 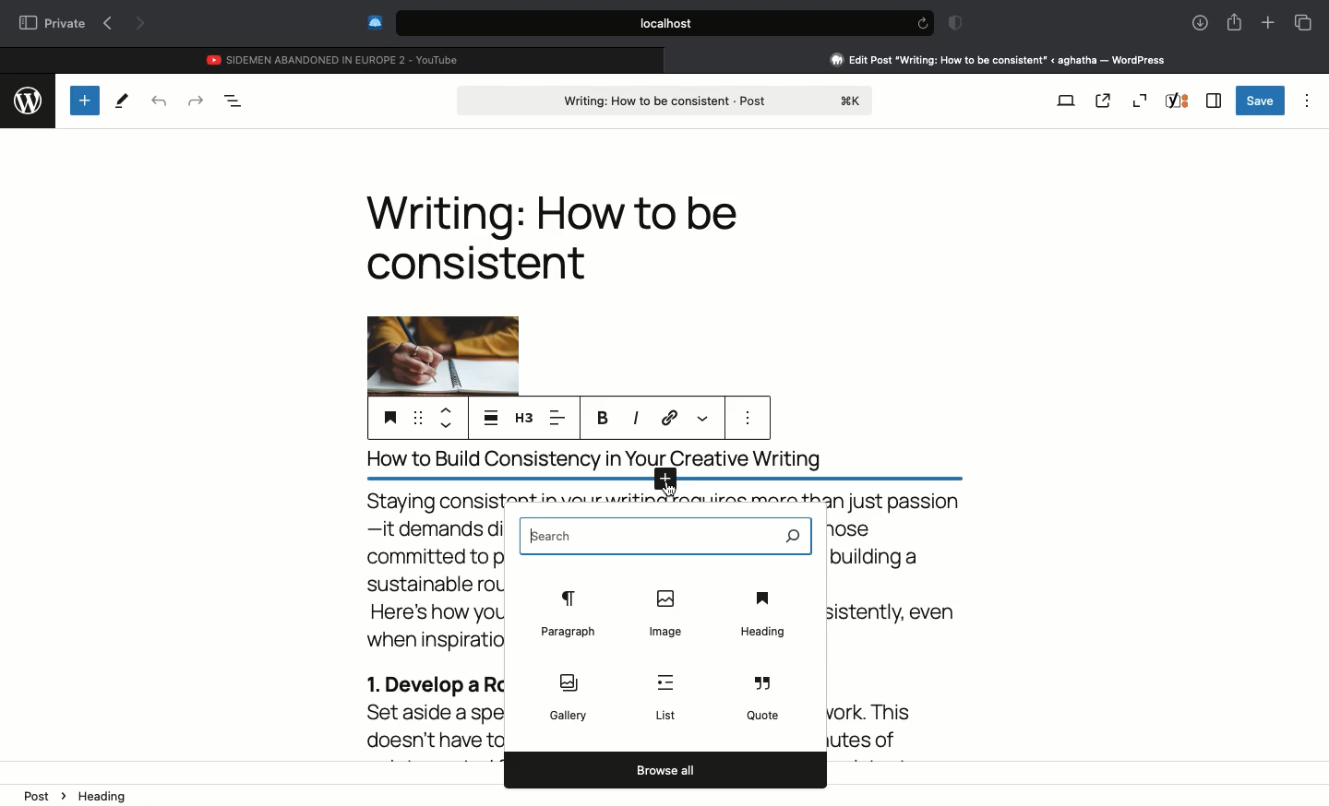 I want to click on Zoom out, so click(x=1139, y=101).